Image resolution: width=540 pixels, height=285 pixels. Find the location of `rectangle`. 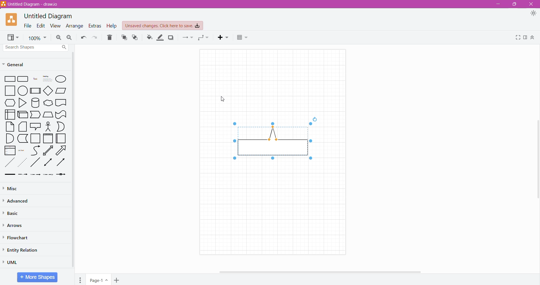

rectangle is located at coordinates (9, 79).